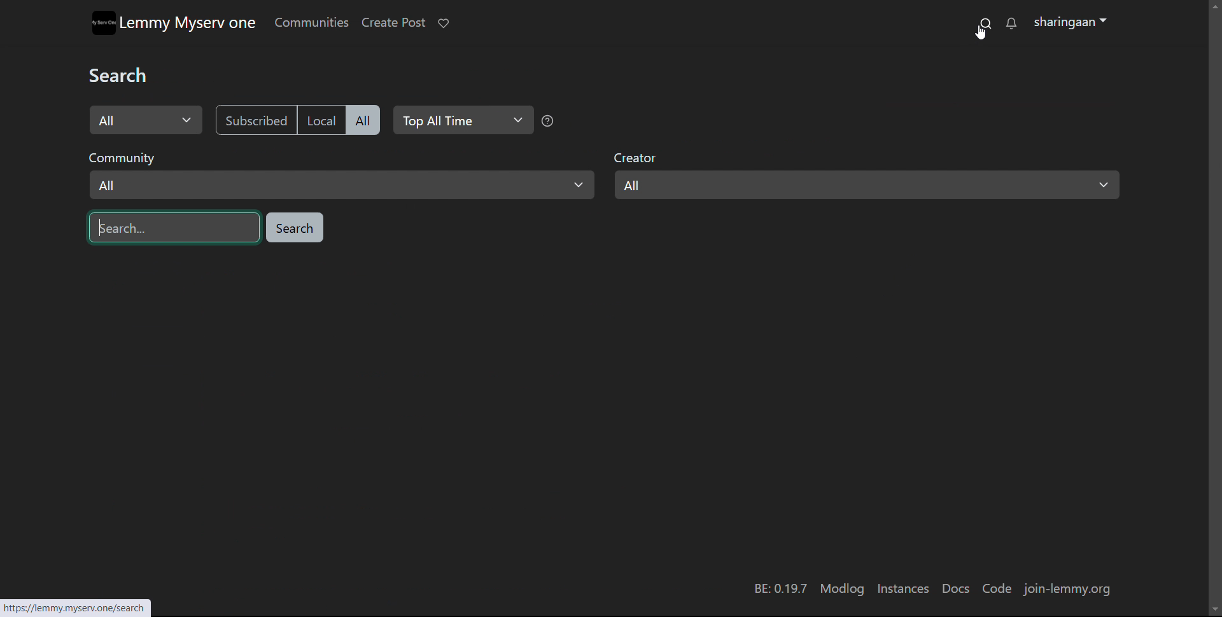 The height and width of the screenshot is (617, 1222). Describe the element at coordinates (980, 35) in the screenshot. I see `Pointer` at that location.